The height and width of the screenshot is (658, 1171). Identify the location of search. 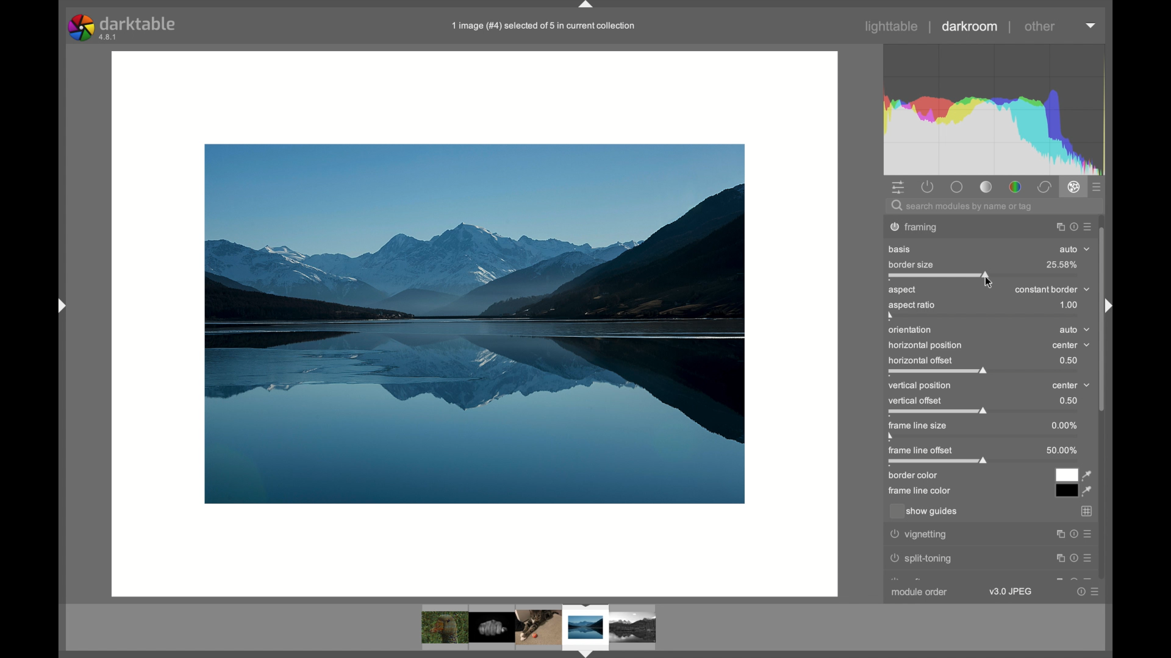
(963, 207).